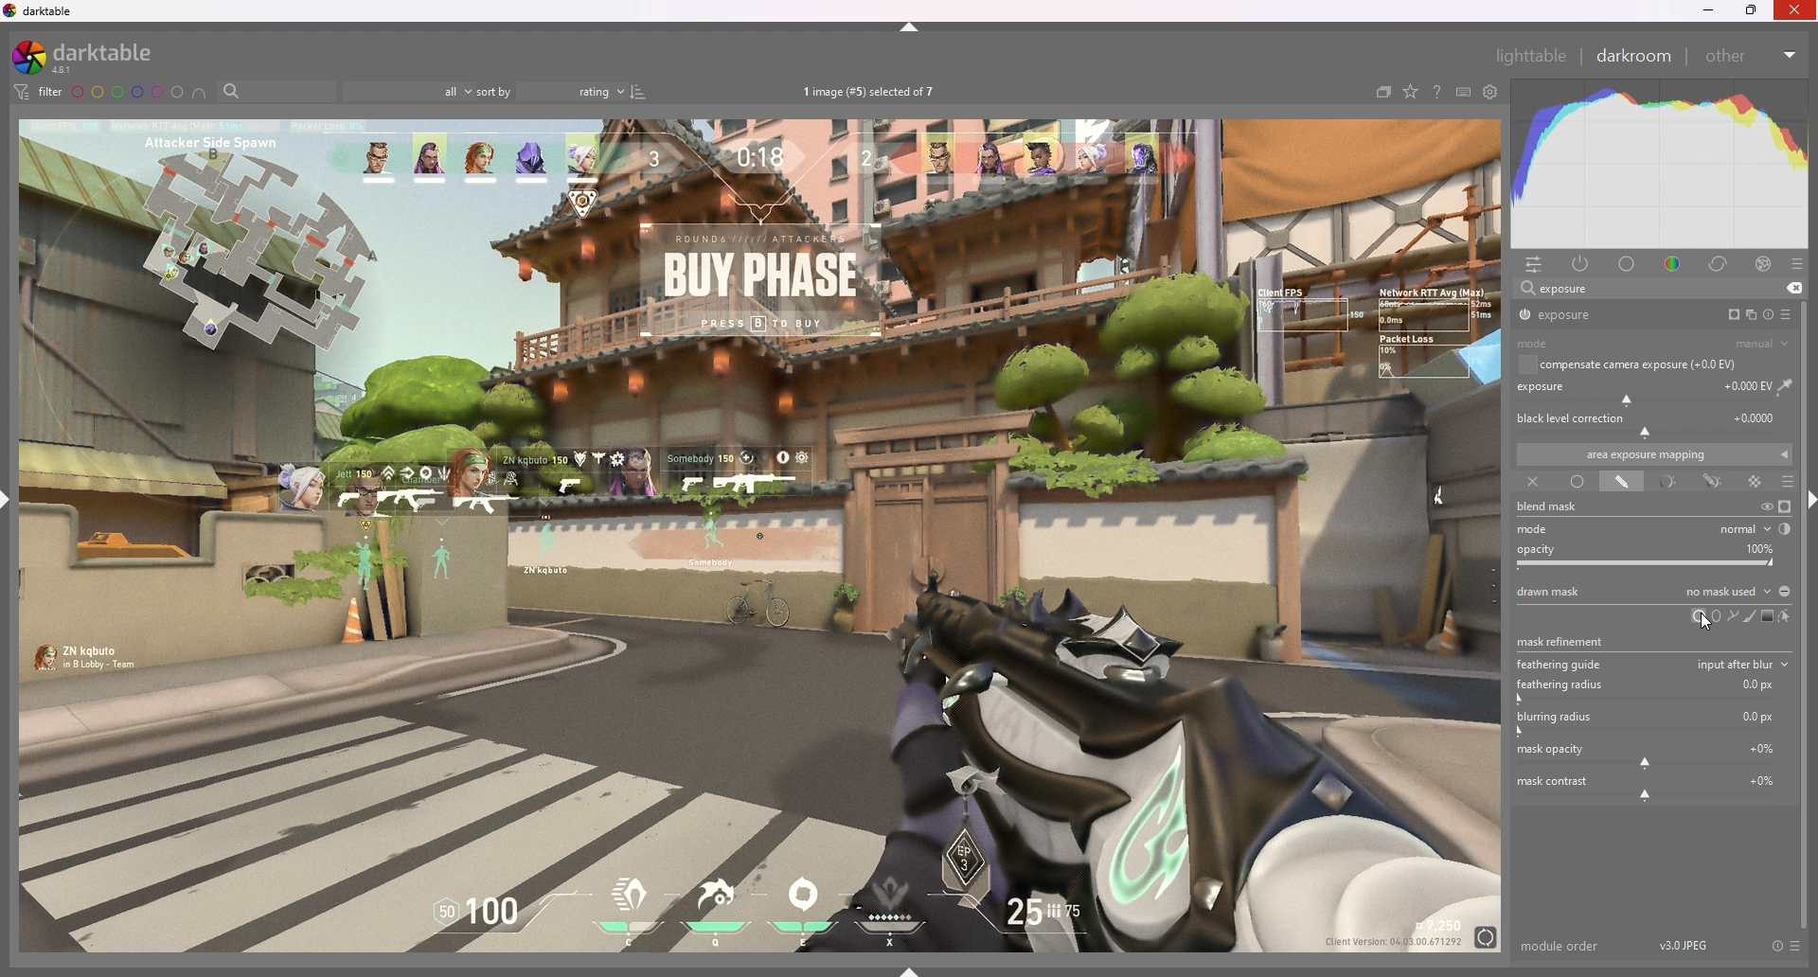 The height and width of the screenshot is (977, 1818). What do you see at coordinates (1489, 92) in the screenshot?
I see `show global preference` at bounding box center [1489, 92].